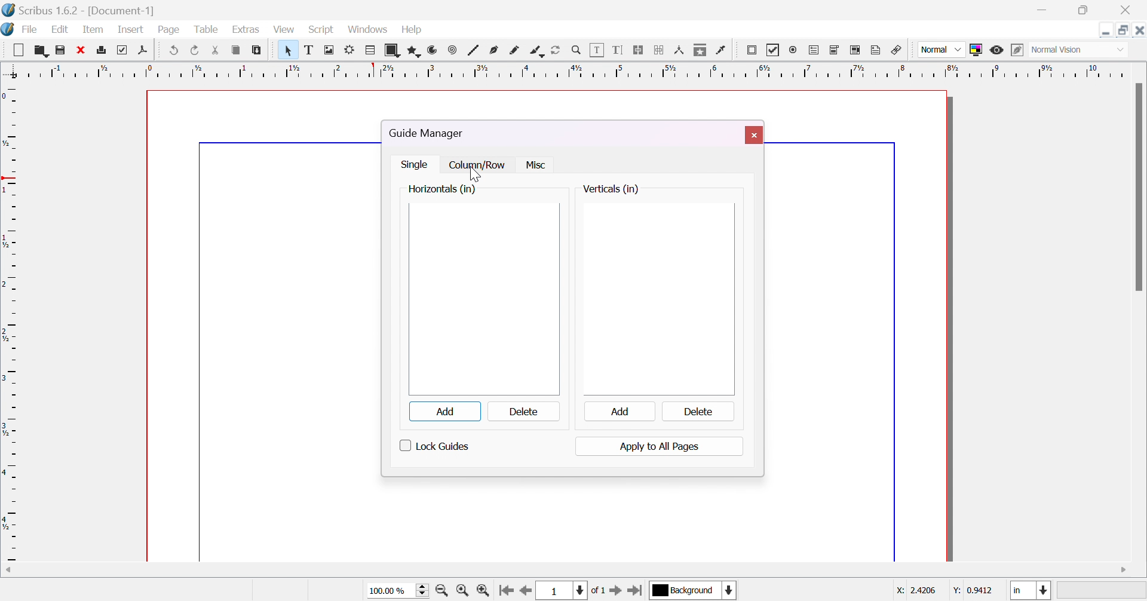  Describe the element at coordinates (169, 27) in the screenshot. I see `page` at that location.